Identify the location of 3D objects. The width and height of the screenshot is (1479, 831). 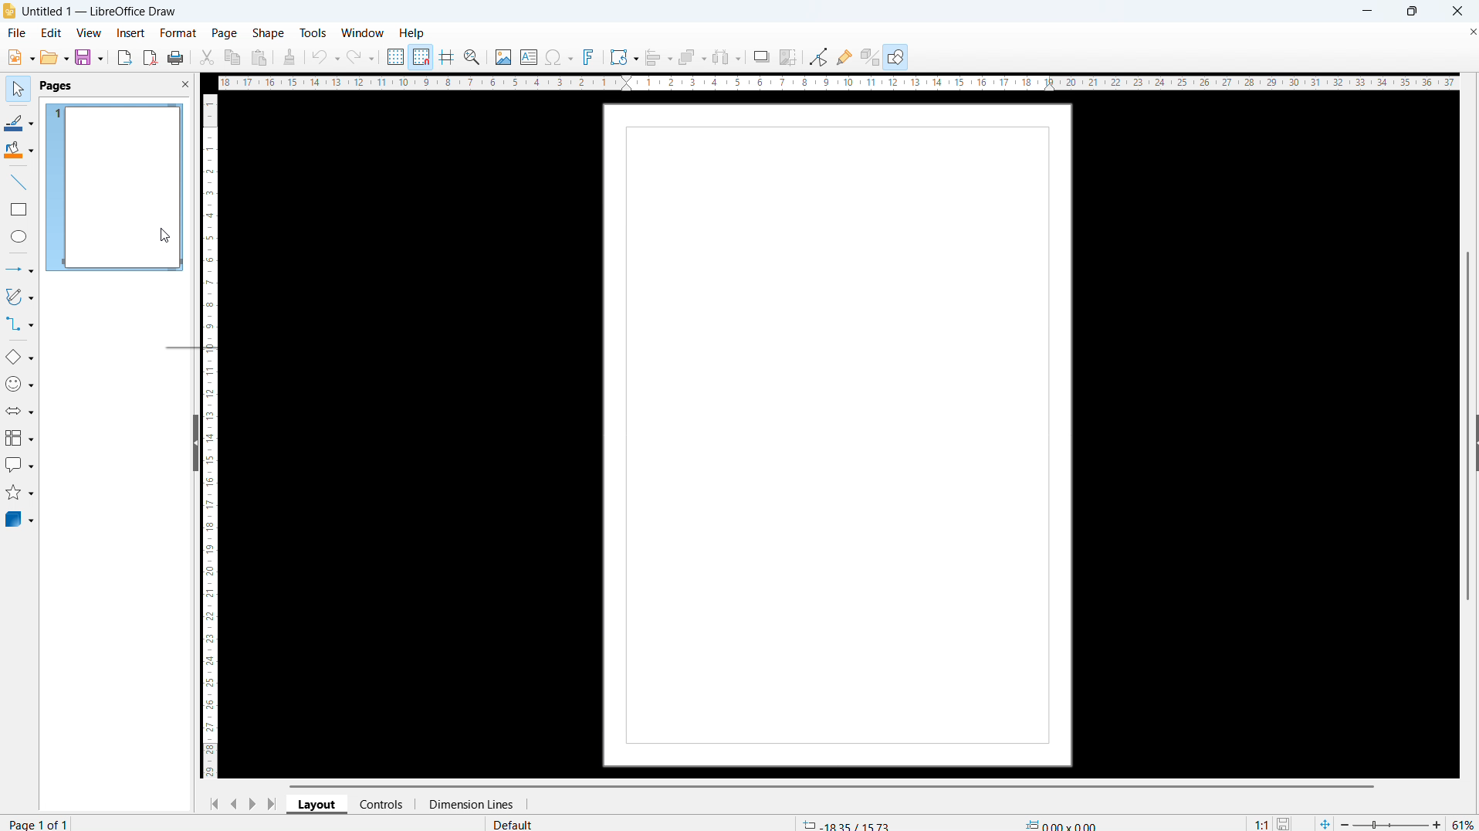
(20, 519).